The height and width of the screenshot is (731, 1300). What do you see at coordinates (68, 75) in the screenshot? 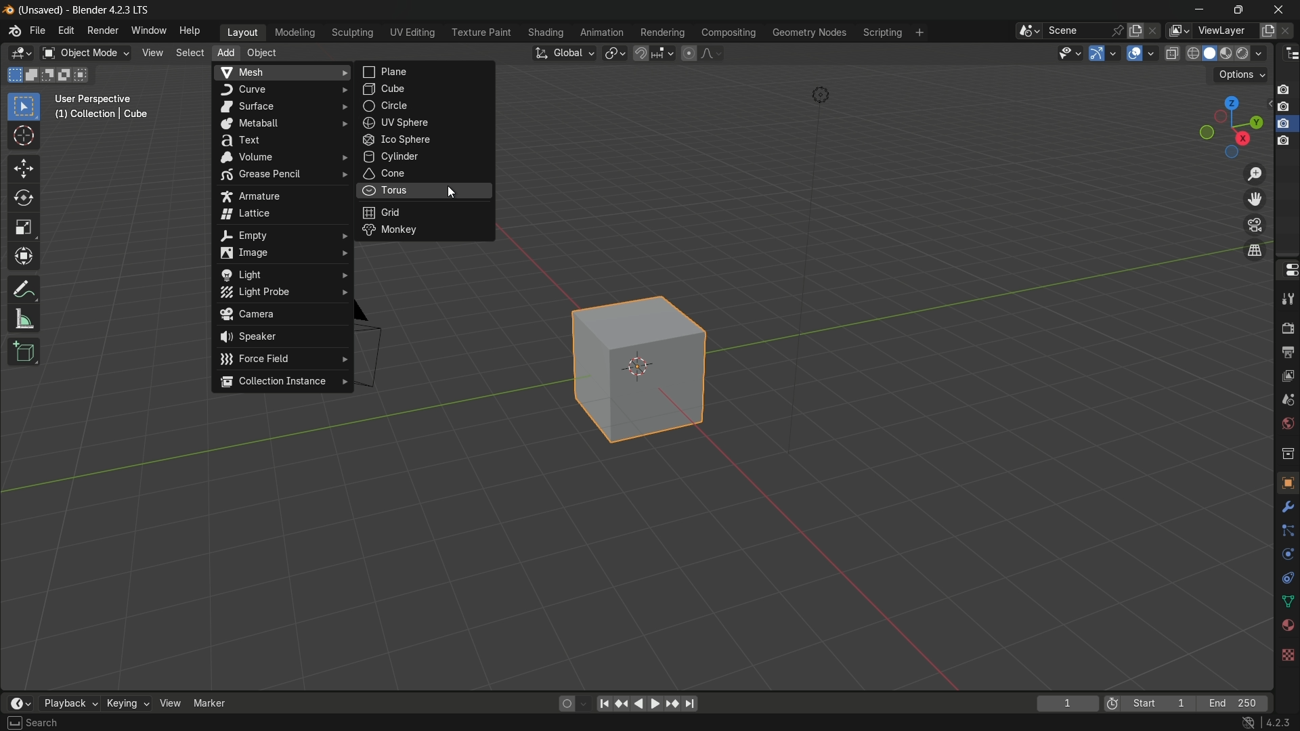
I see `invert existing selection` at bounding box center [68, 75].